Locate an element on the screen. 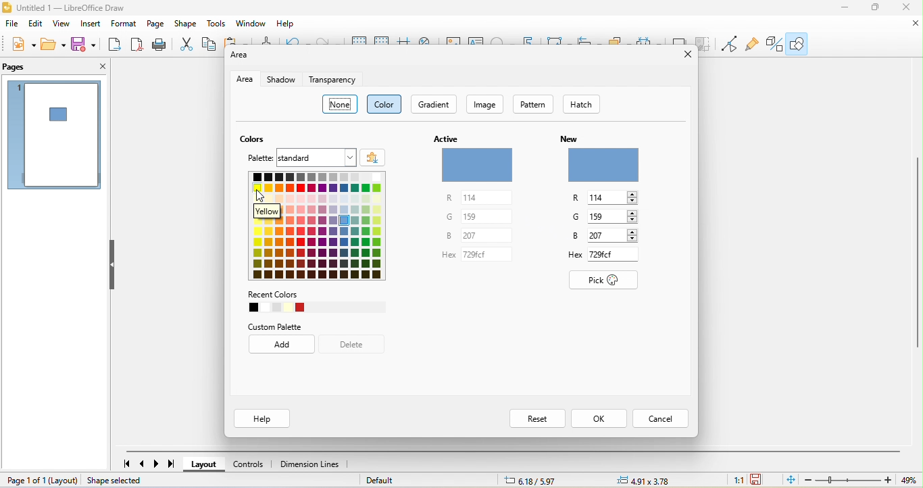  transparency is located at coordinates (334, 79).